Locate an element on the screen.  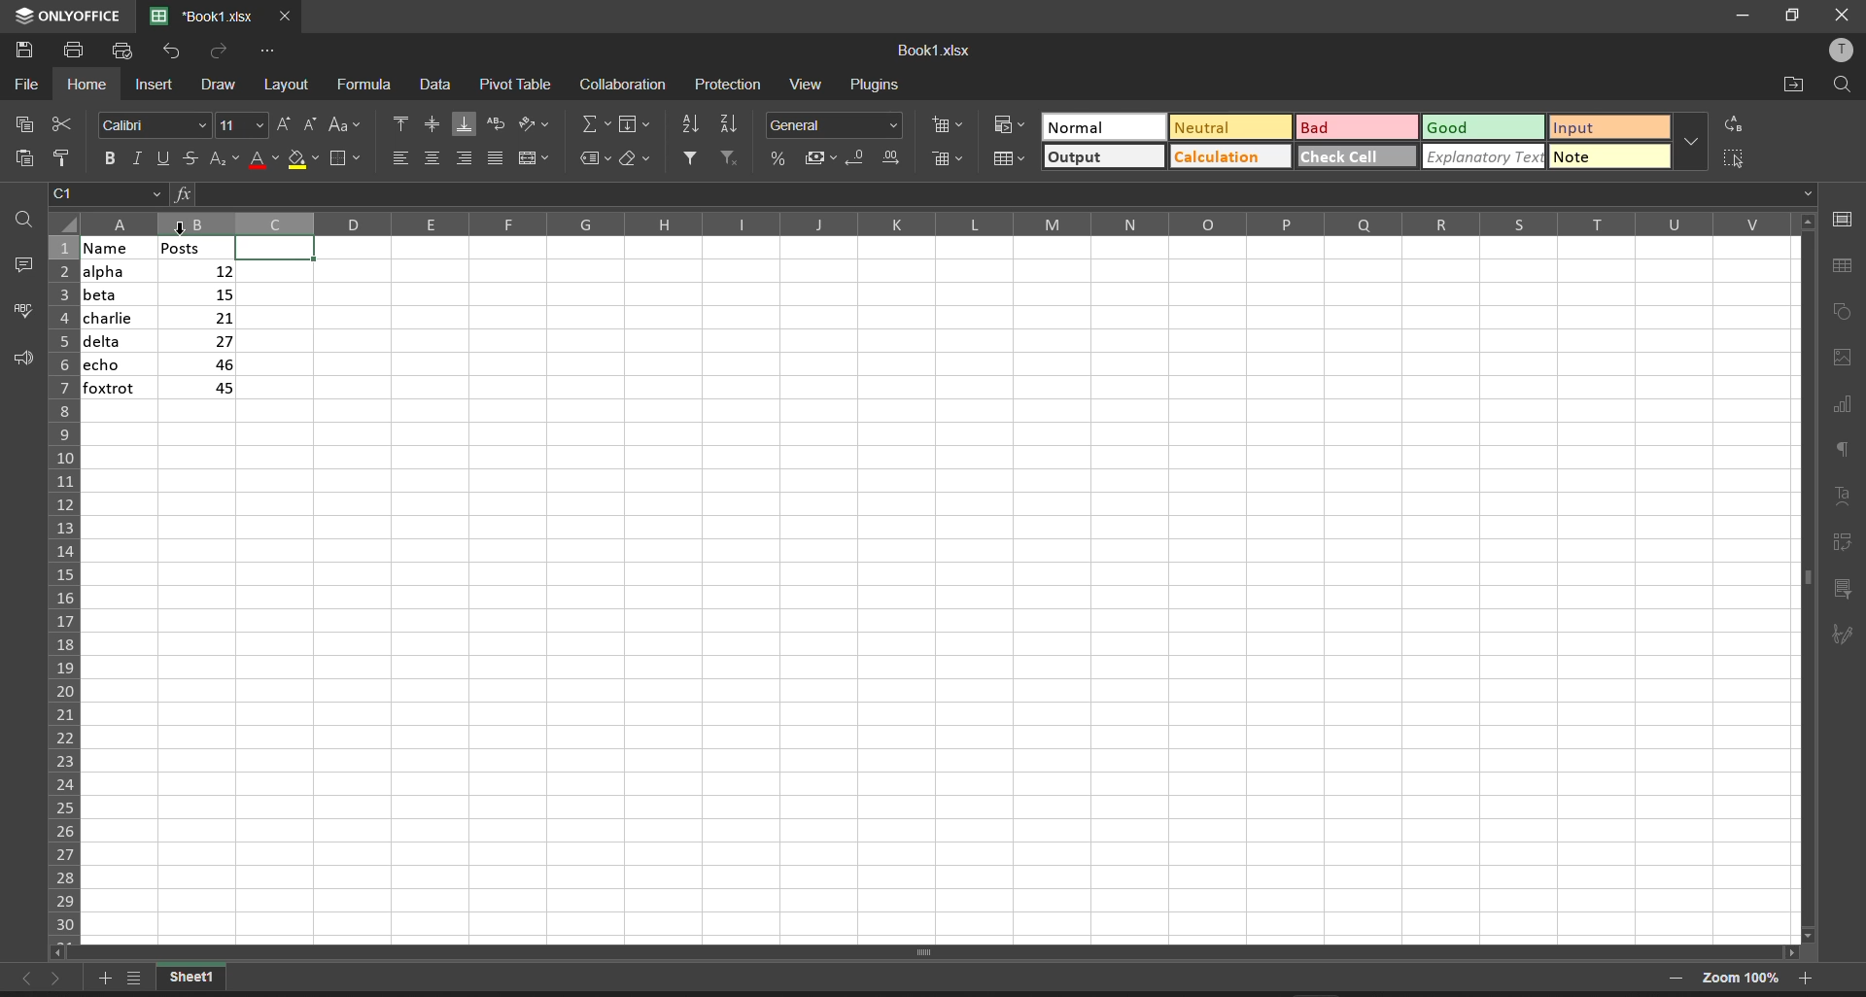
print is located at coordinates (76, 52).